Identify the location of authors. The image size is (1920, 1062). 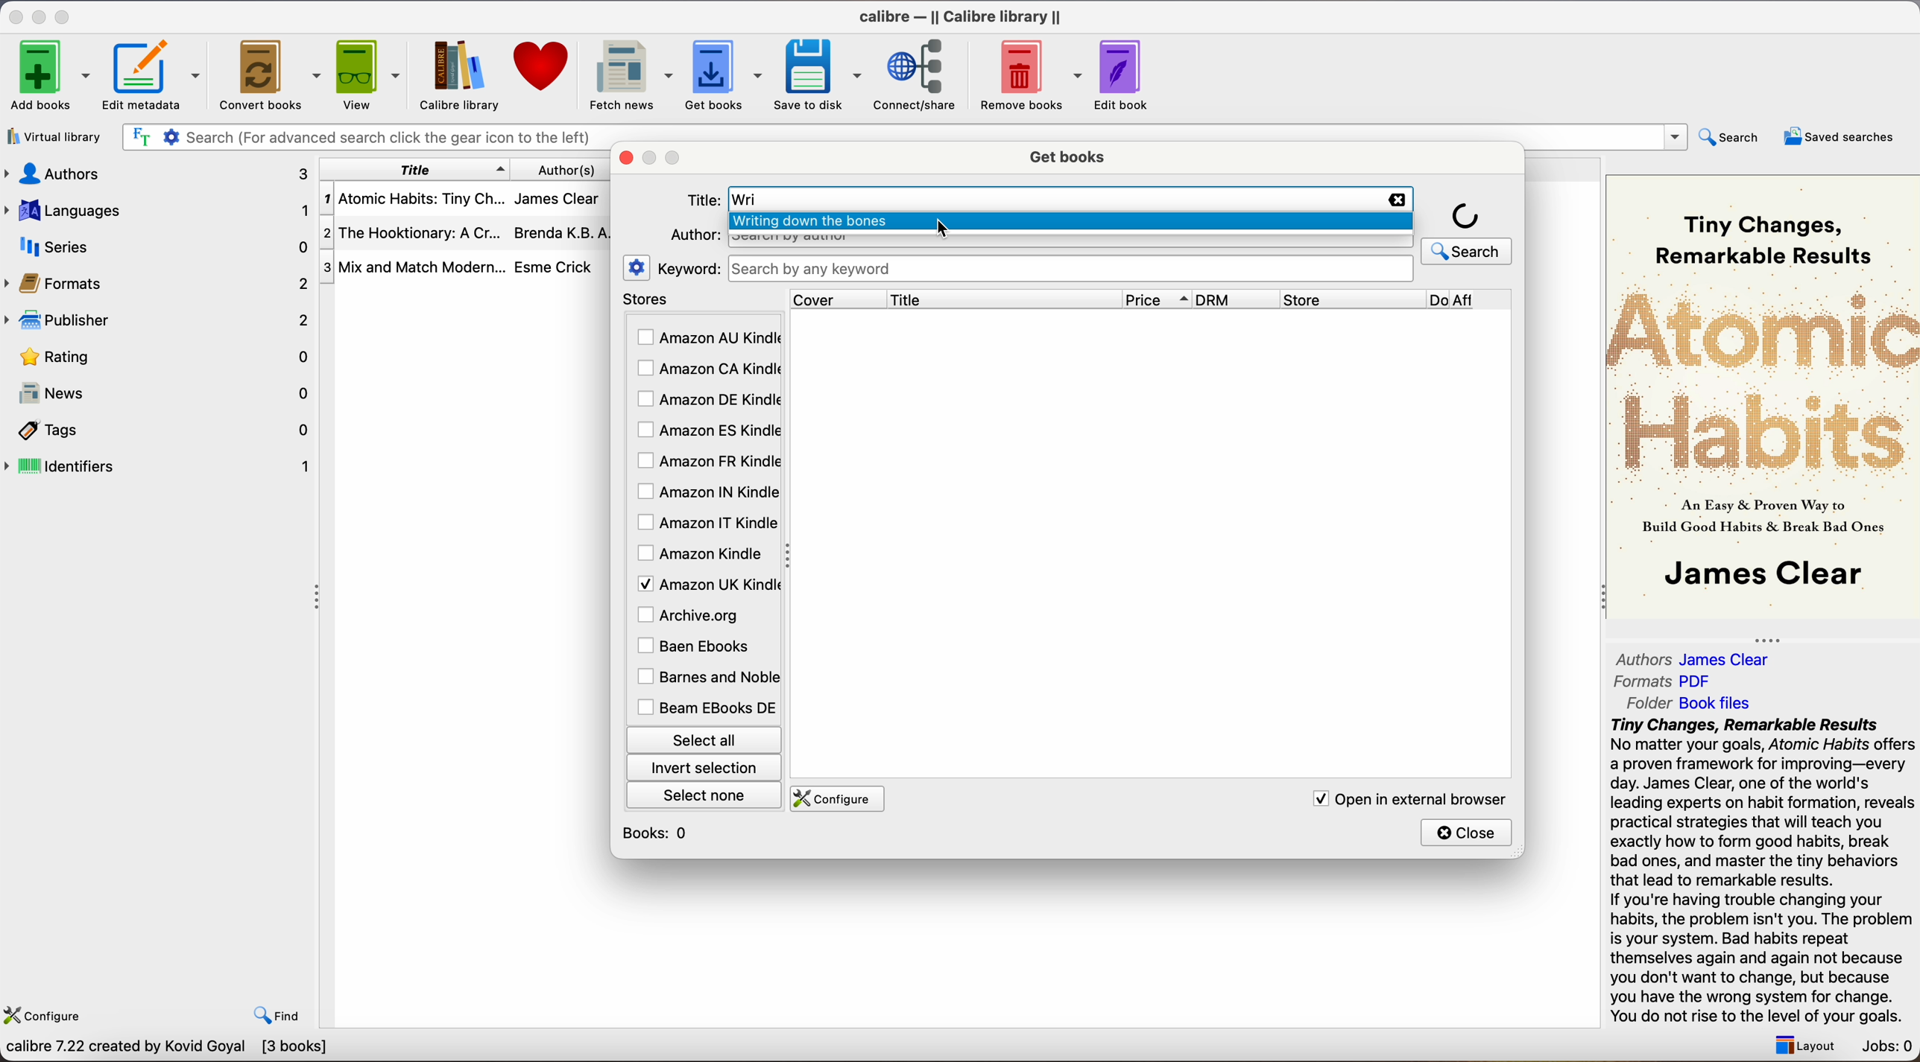
(155, 173).